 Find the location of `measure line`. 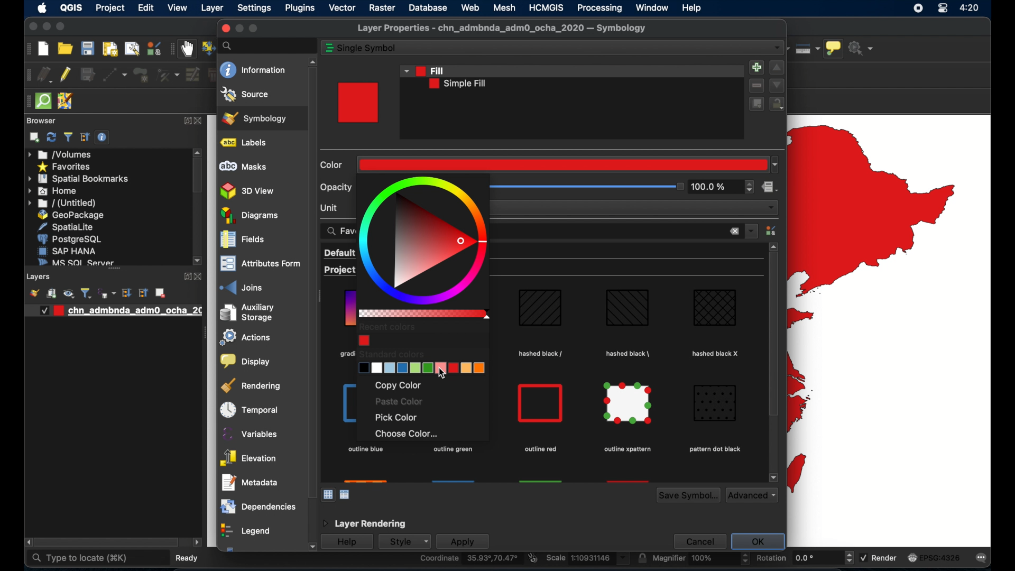

measure line is located at coordinates (807, 48).